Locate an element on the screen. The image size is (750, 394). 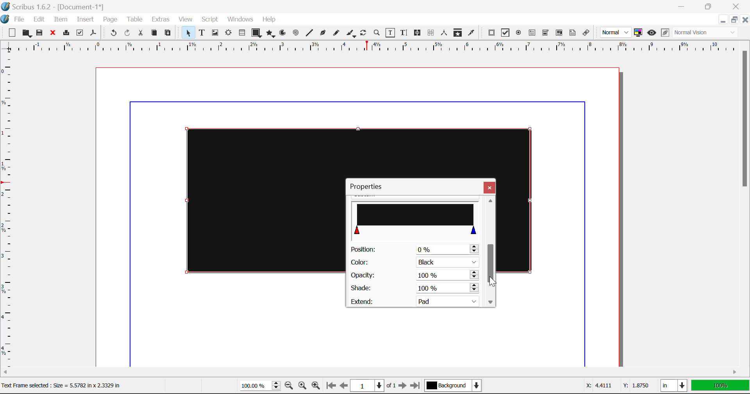
PDF Combo Box is located at coordinates (545, 34).